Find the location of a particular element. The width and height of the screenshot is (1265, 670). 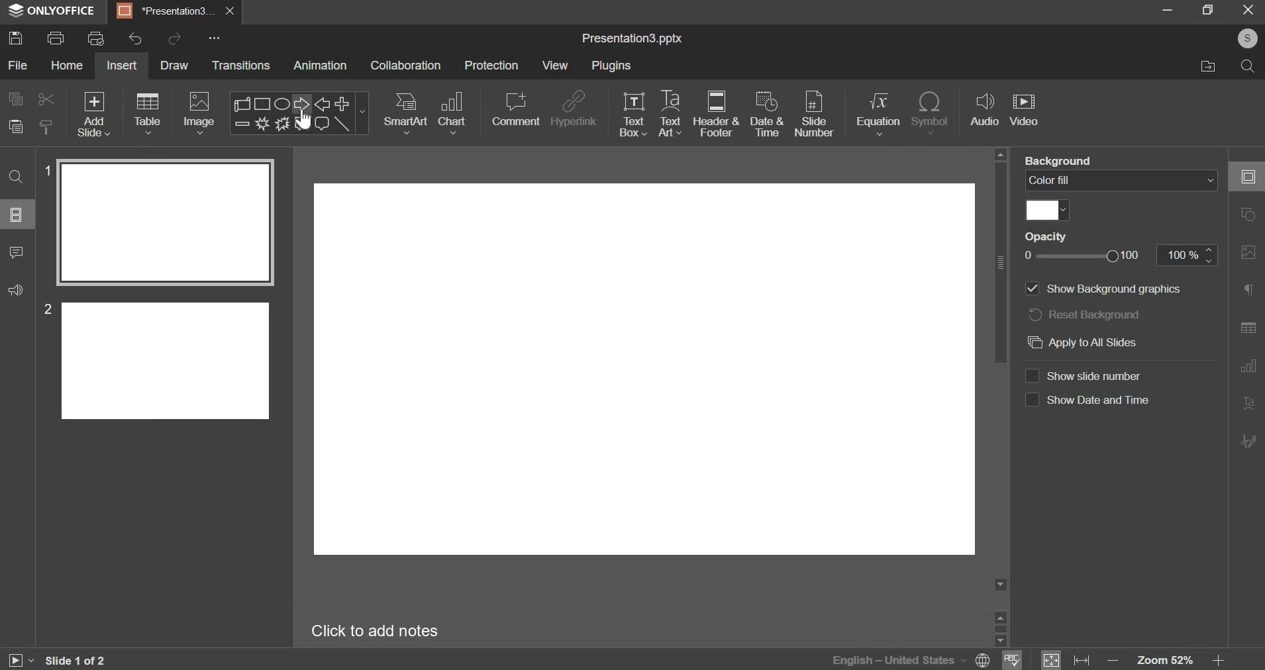

image is located at coordinates (199, 113).